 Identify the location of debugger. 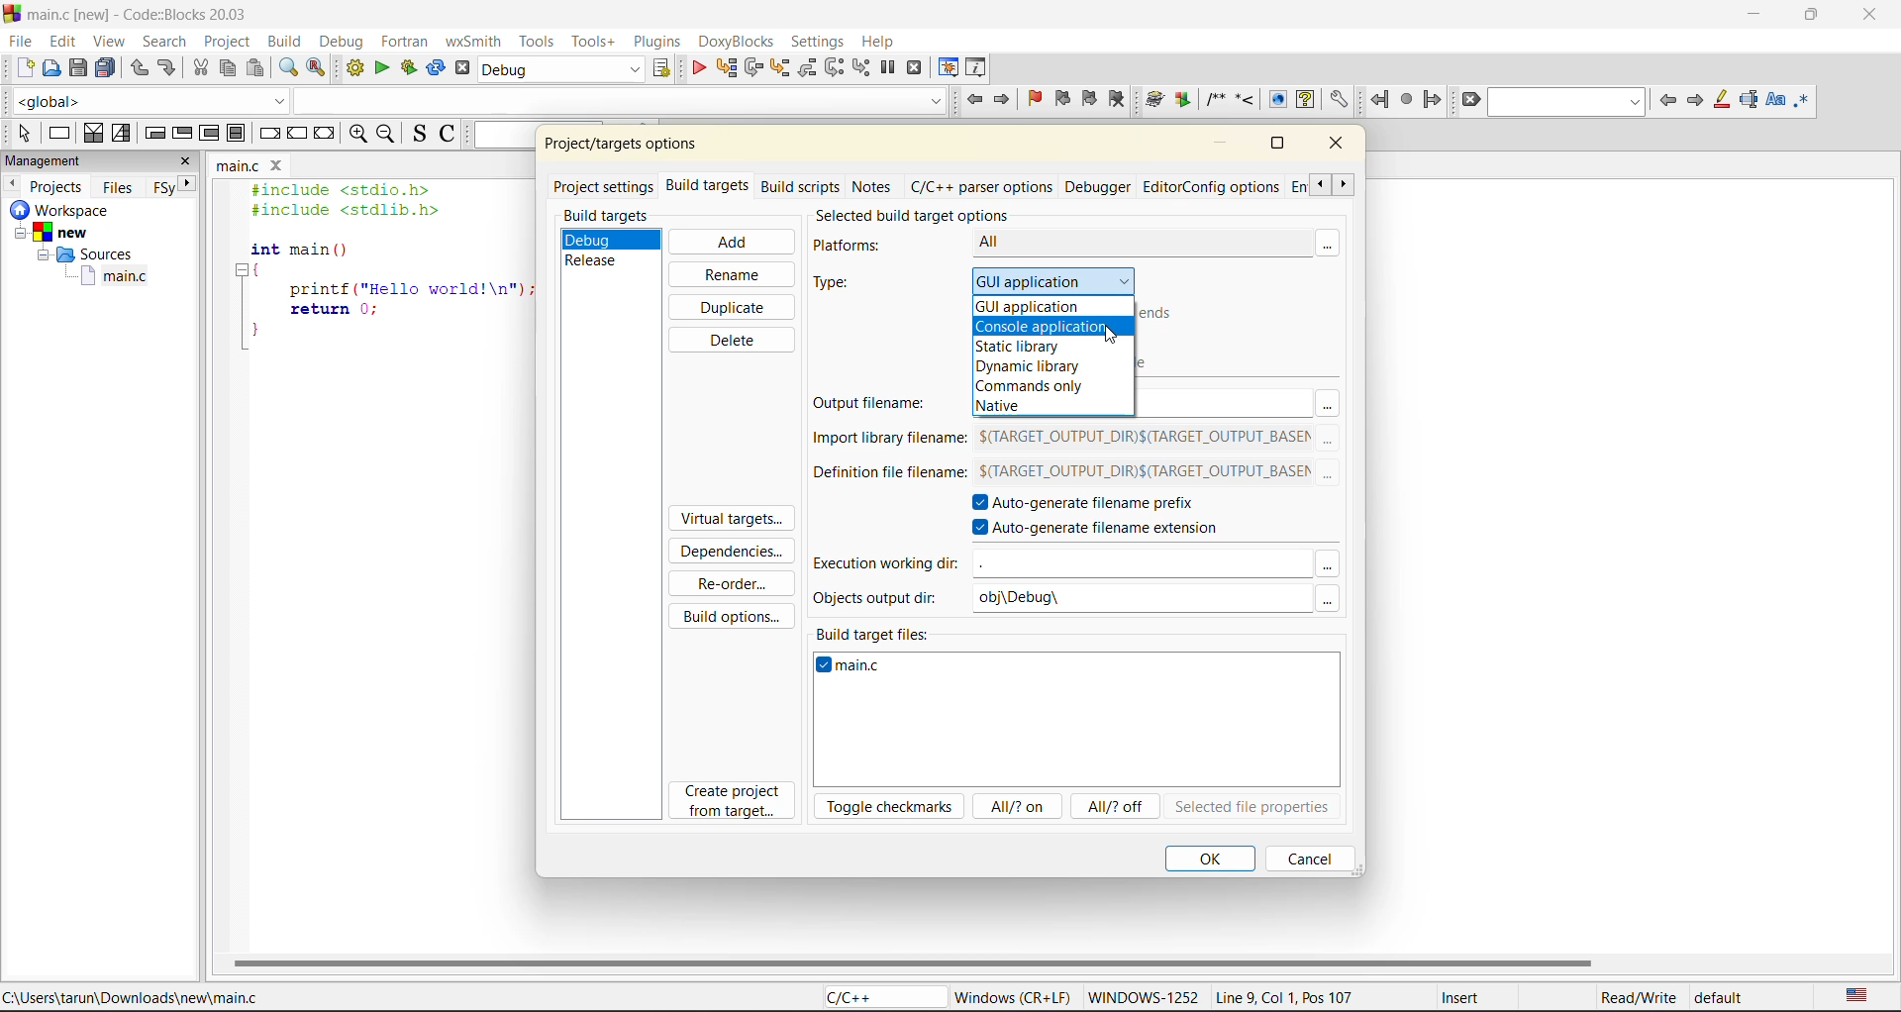
(1100, 186).